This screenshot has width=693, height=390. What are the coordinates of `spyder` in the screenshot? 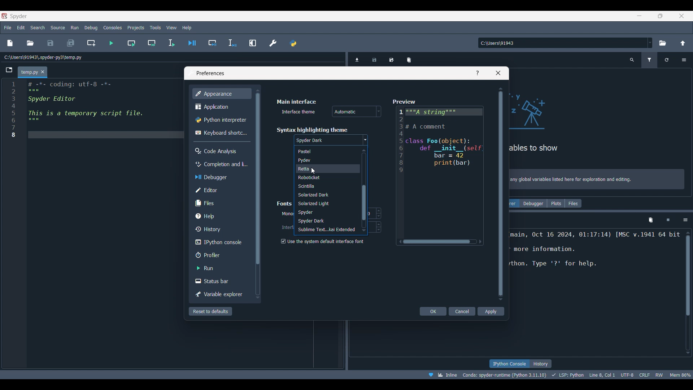 It's located at (327, 213).